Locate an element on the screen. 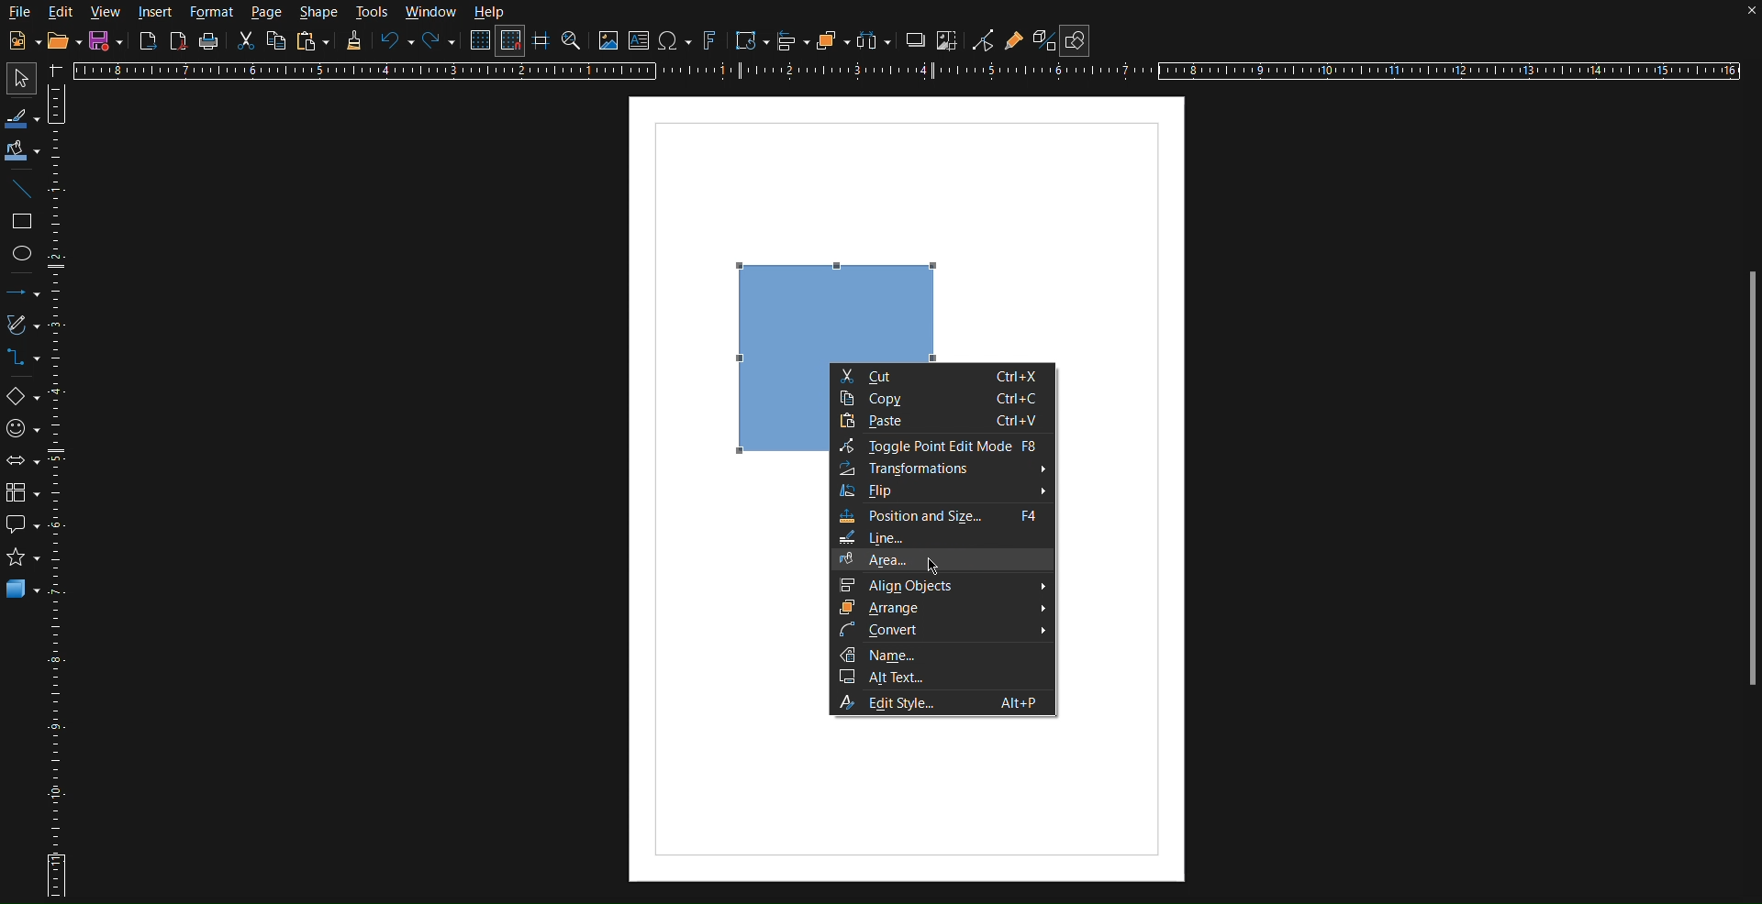 The width and height of the screenshot is (1762, 904). Callout Shapes is located at coordinates (21, 529).